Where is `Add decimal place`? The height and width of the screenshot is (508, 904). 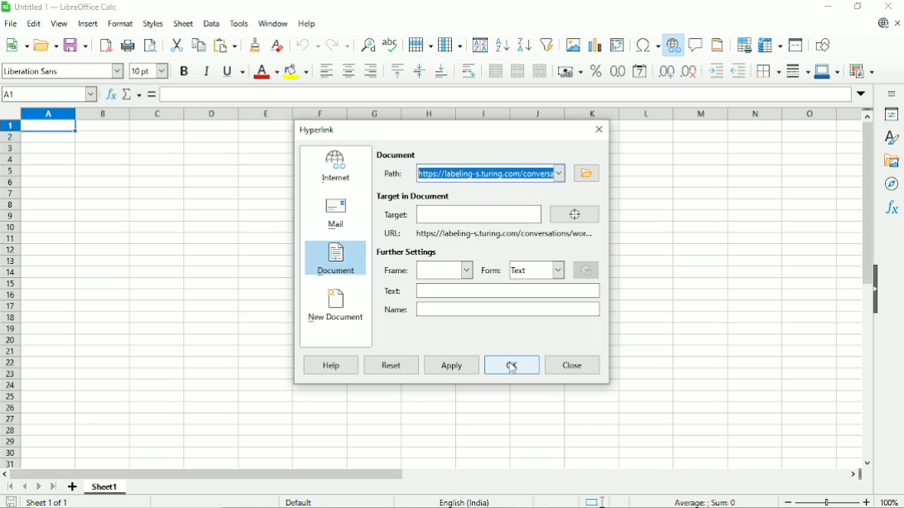
Add decimal place is located at coordinates (666, 73).